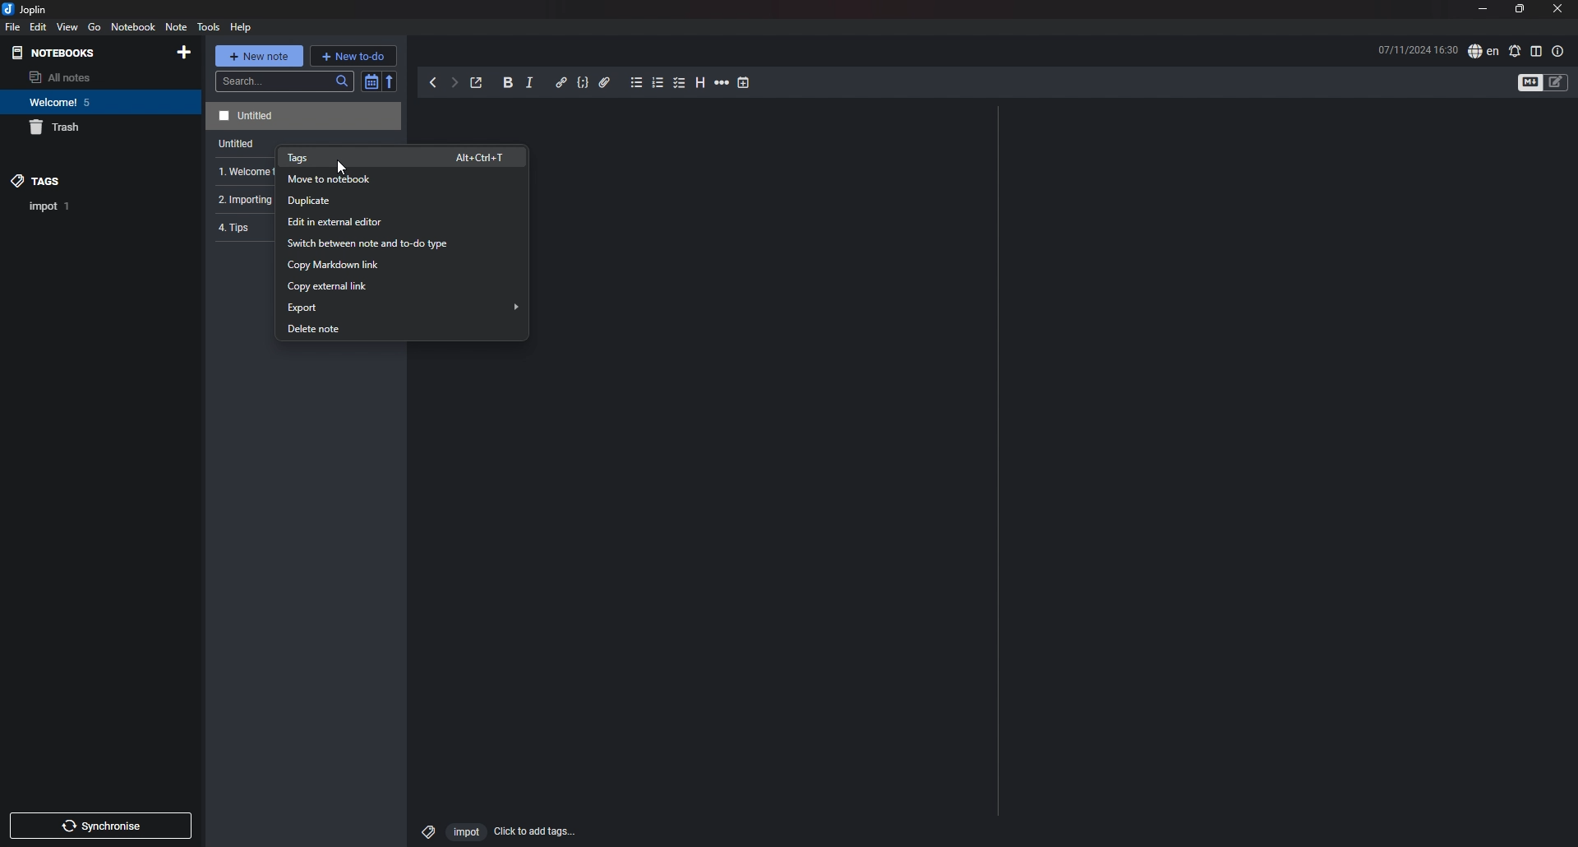 This screenshot has width=1578, height=847. What do you see at coordinates (1418, 49) in the screenshot?
I see `time and date` at bounding box center [1418, 49].